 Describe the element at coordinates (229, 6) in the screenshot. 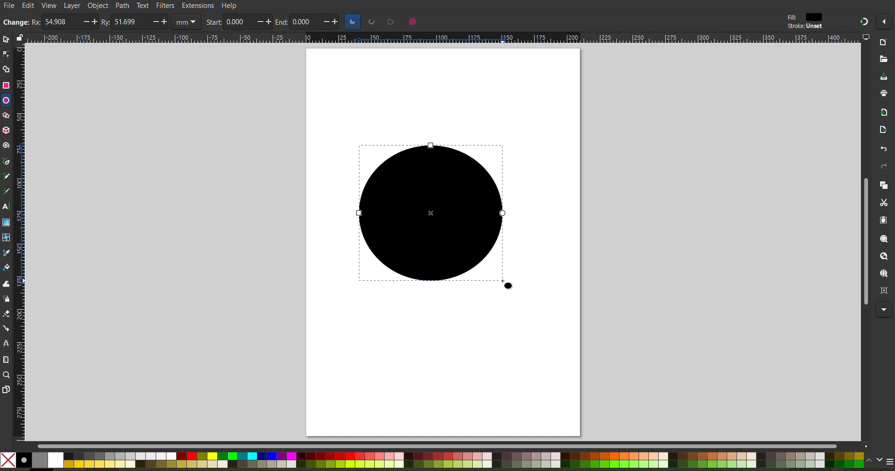

I see `Help` at that location.